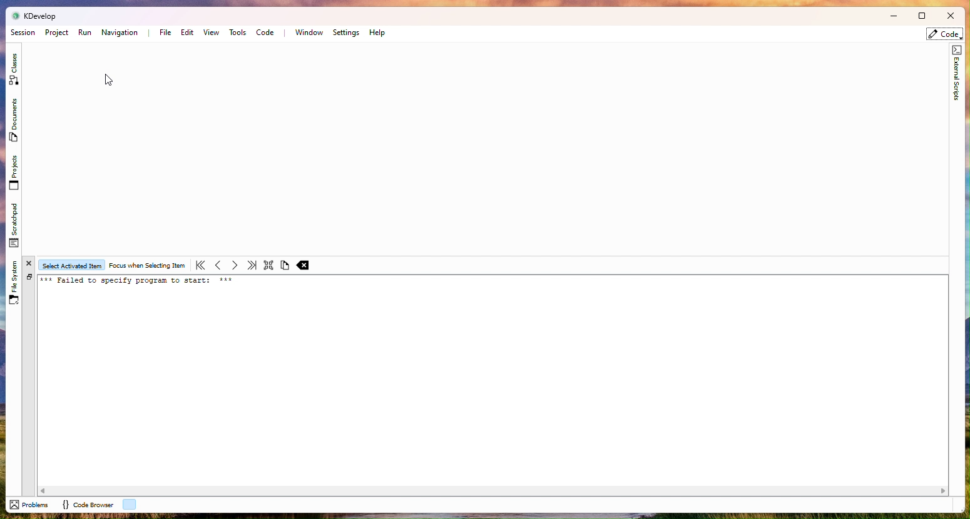 Image resolution: width=970 pixels, height=519 pixels. What do you see at coordinates (285, 266) in the screenshot?
I see `Copy` at bounding box center [285, 266].